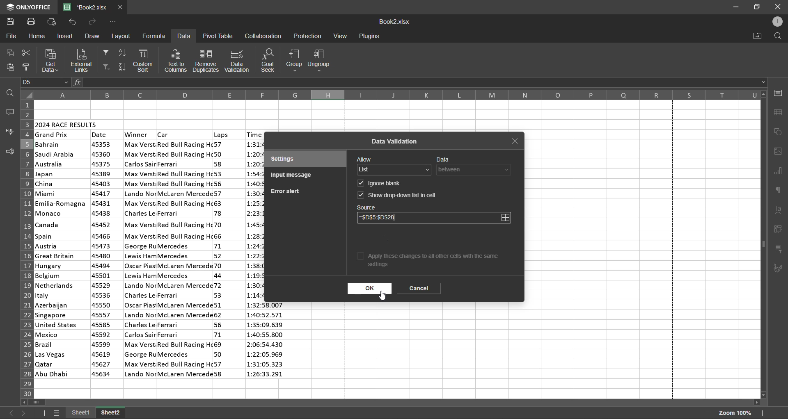 The height and width of the screenshot is (419, 788). What do you see at coordinates (53, 135) in the screenshot?
I see `grand prix` at bounding box center [53, 135].